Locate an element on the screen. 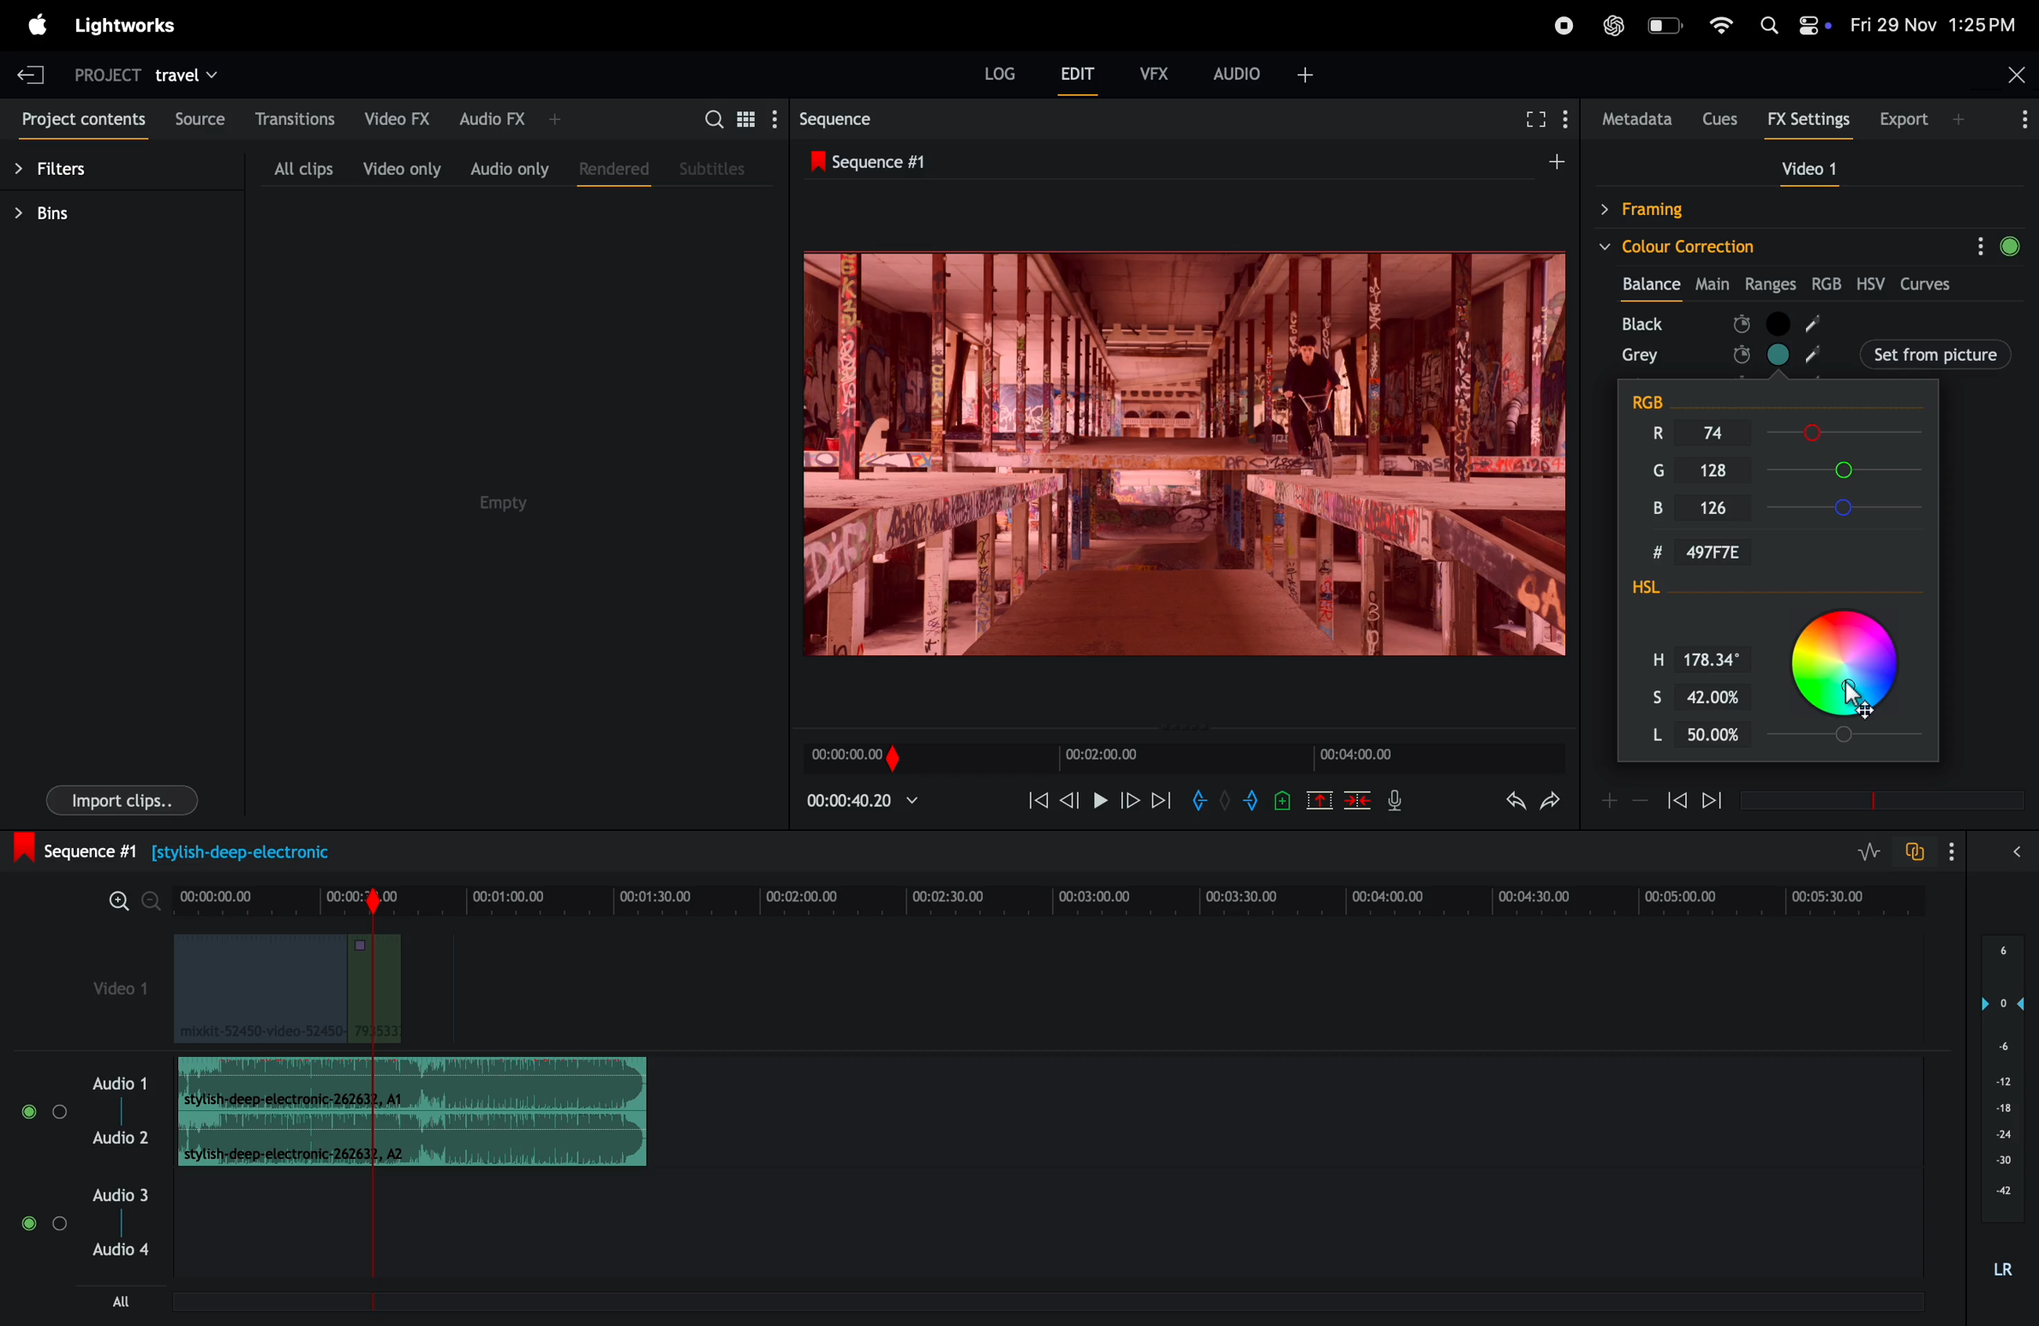 The image size is (2039, 1326). video only is located at coordinates (402, 169).